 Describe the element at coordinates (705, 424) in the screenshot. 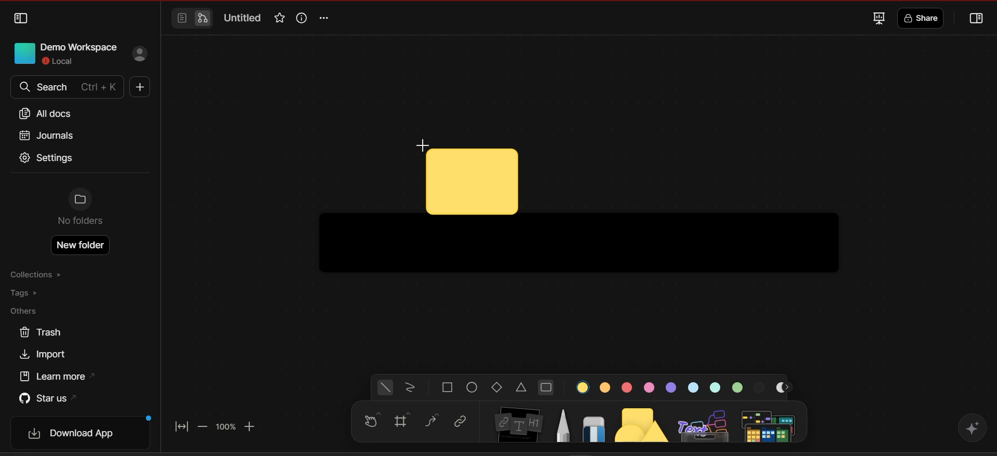

I see `others` at that location.